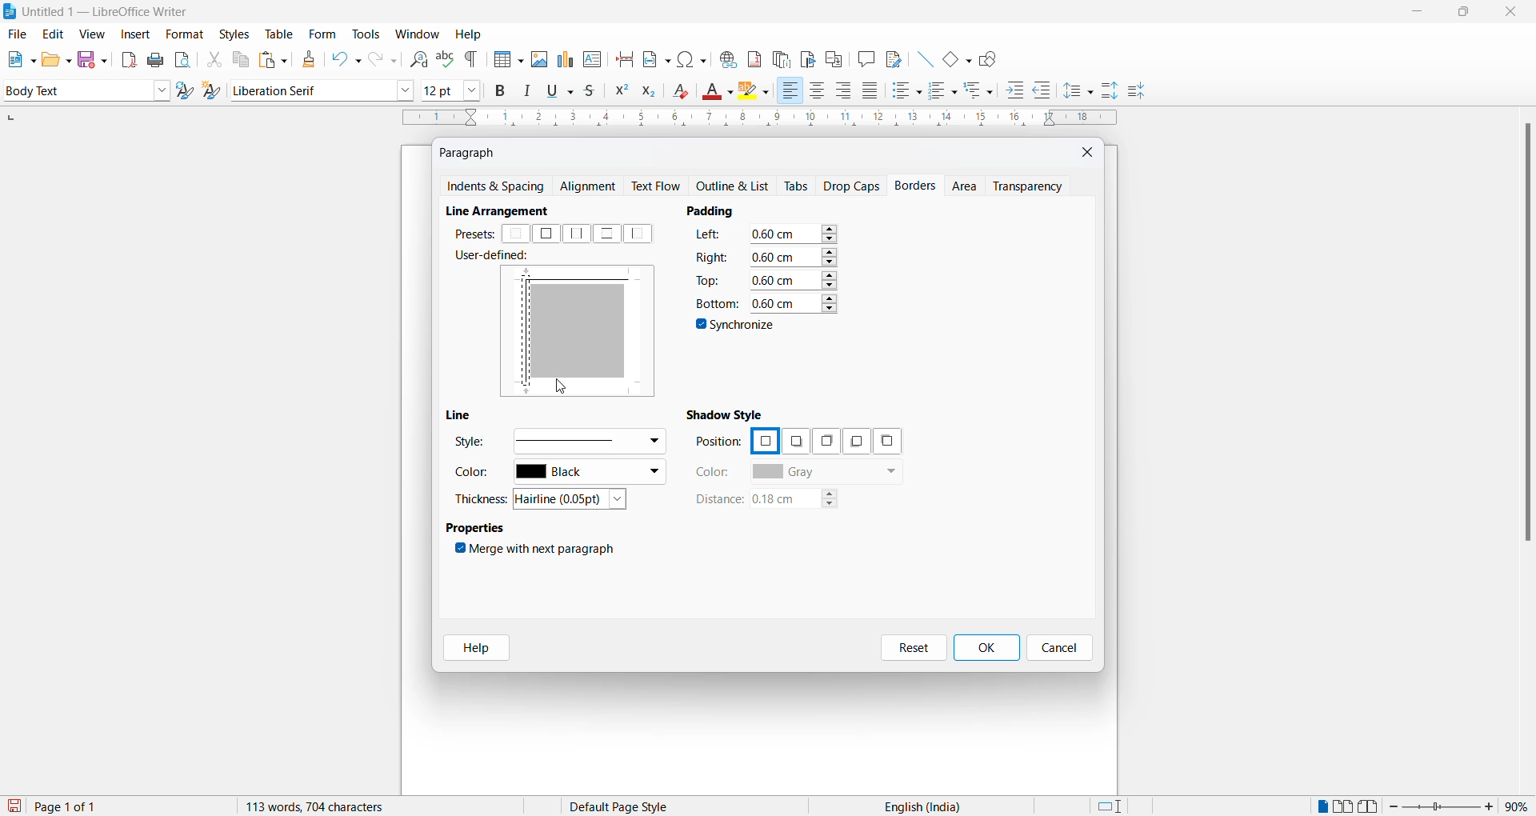  What do you see at coordinates (505, 61) in the screenshot?
I see `insert image` at bounding box center [505, 61].